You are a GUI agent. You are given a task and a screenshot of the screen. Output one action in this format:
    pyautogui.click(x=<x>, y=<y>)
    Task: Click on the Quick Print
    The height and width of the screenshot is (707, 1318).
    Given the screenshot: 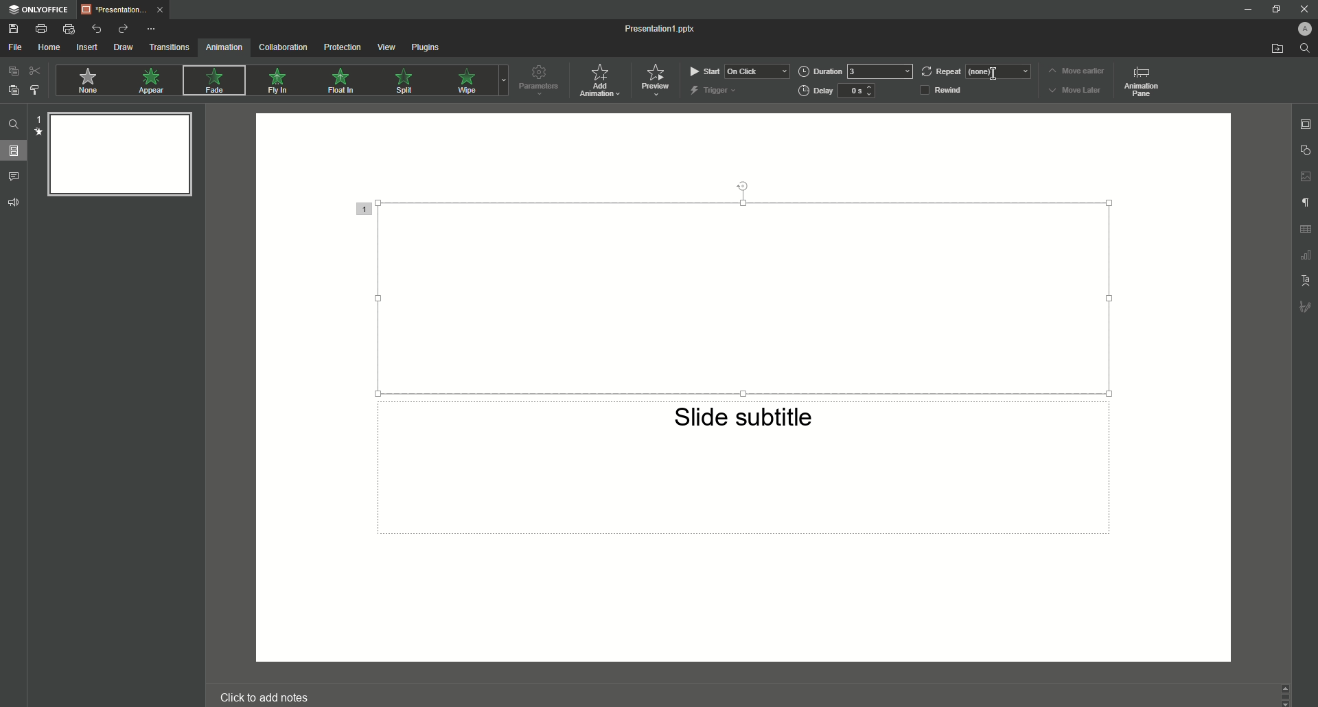 What is the action you would take?
    pyautogui.click(x=69, y=29)
    